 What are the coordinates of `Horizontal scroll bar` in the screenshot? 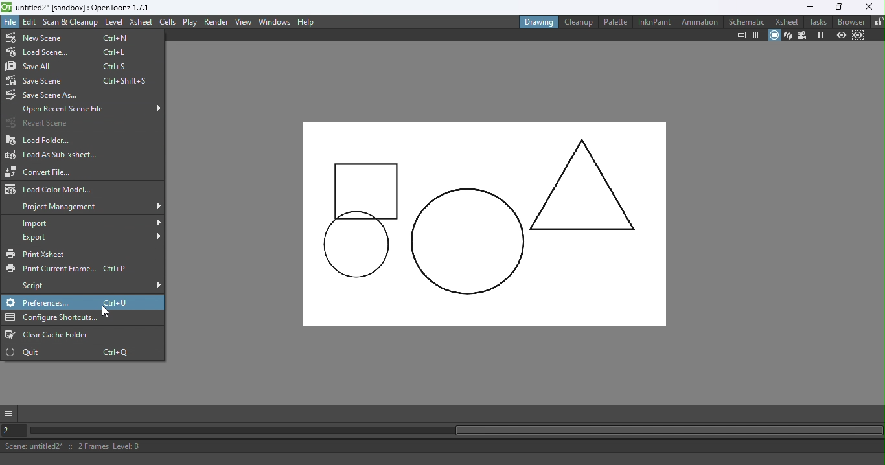 It's located at (453, 431).